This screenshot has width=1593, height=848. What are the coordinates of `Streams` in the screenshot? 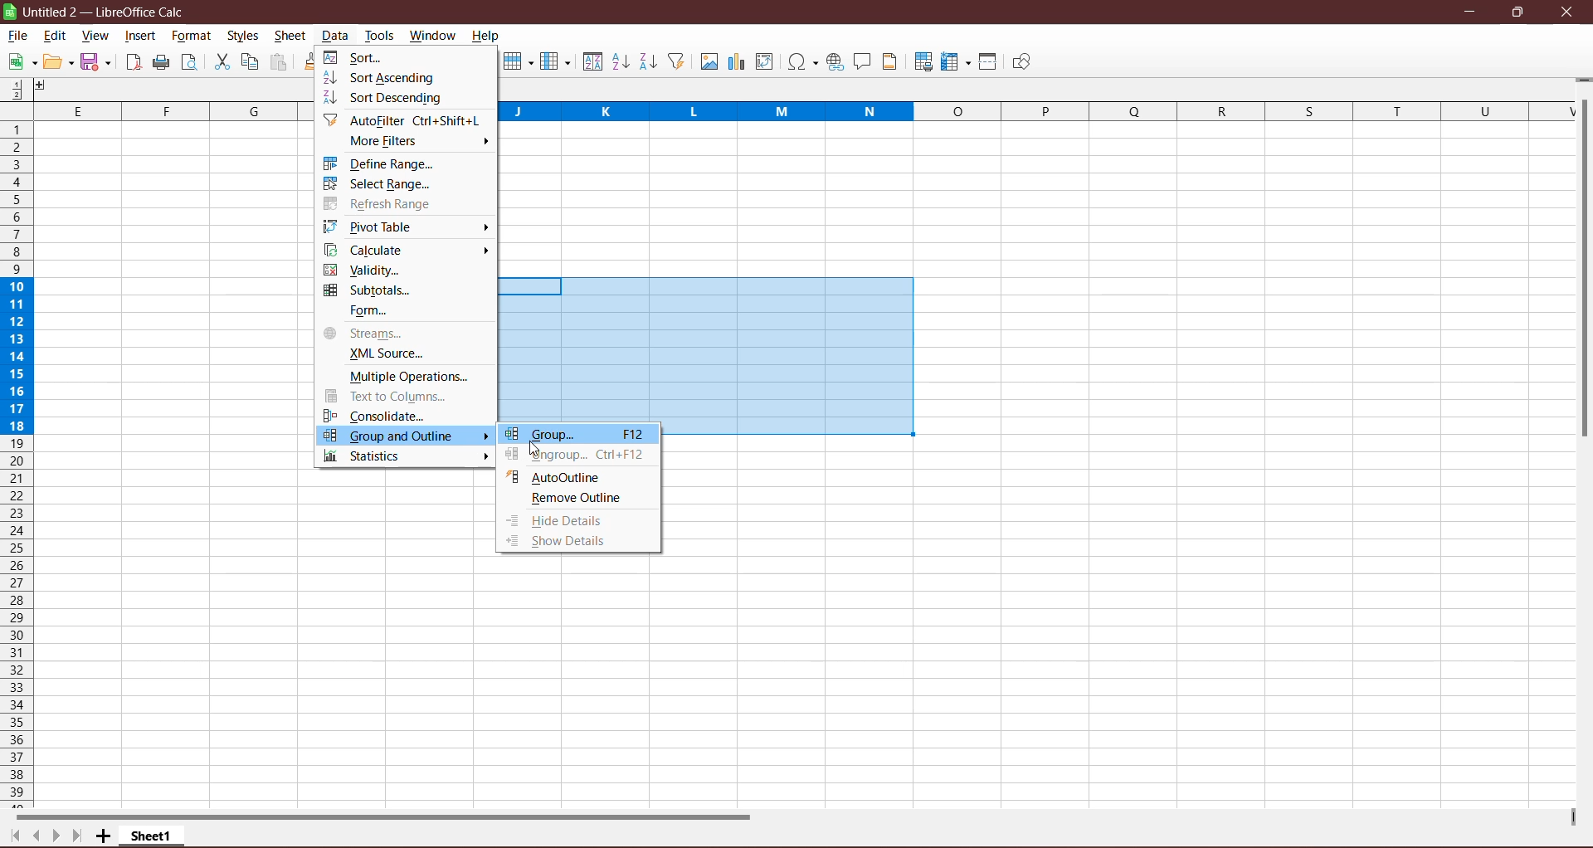 It's located at (366, 334).